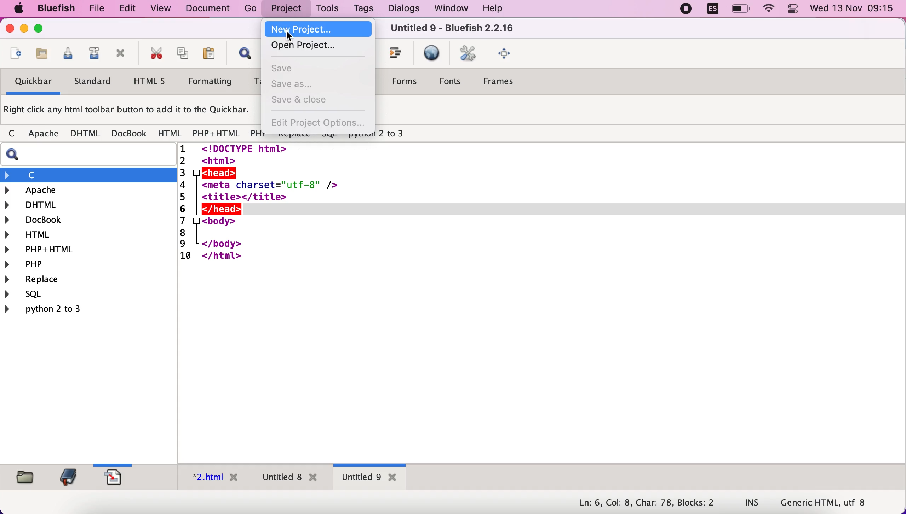 The image size is (906, 514). What do you see at coordinates (318, 124) in the screenshot?
I see `edit project options` at bounding box center [318, 124].